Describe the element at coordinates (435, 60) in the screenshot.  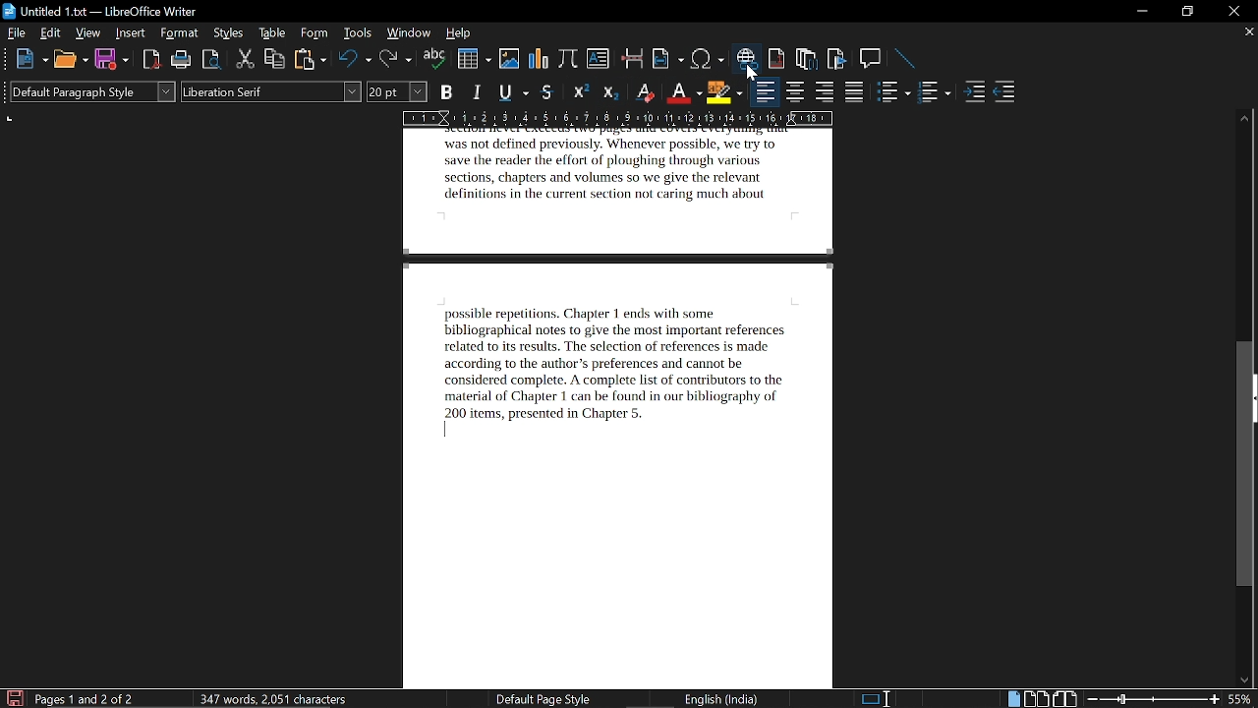
I see `spelling` at that location.